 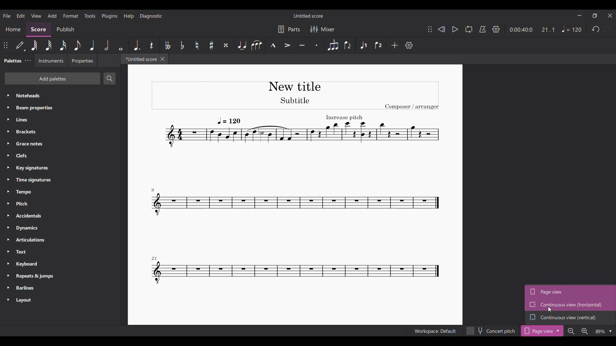 What do you see at coordinates (20, 45) in the screenshot?
I see `Default` at bounding box center [20, 45].